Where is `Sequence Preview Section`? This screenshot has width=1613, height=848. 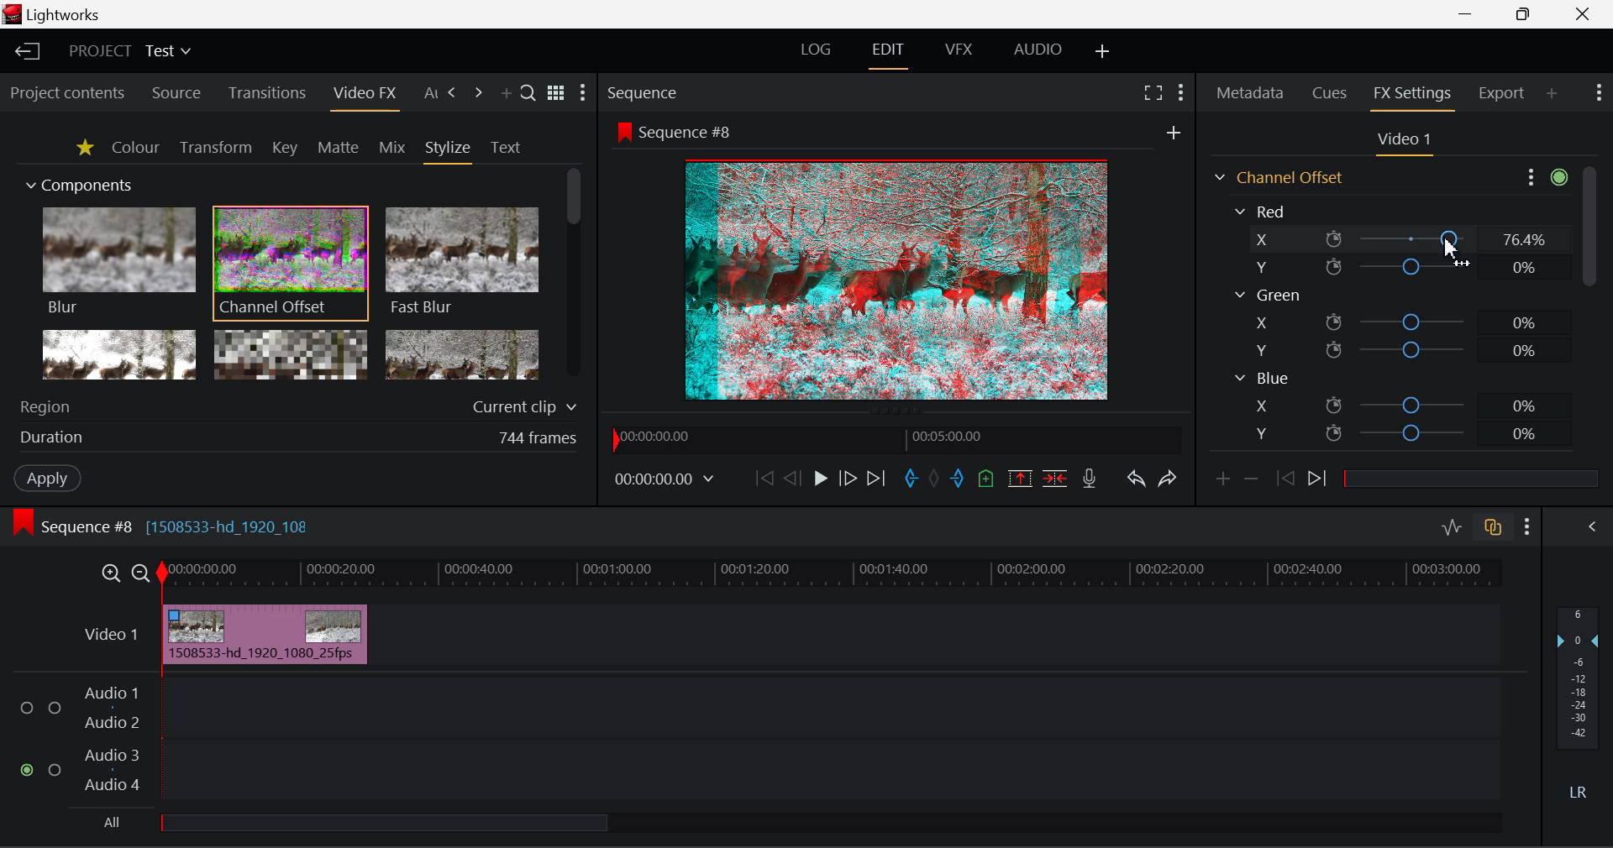 Sequence Preview Section is located at coordinates (644, 92).